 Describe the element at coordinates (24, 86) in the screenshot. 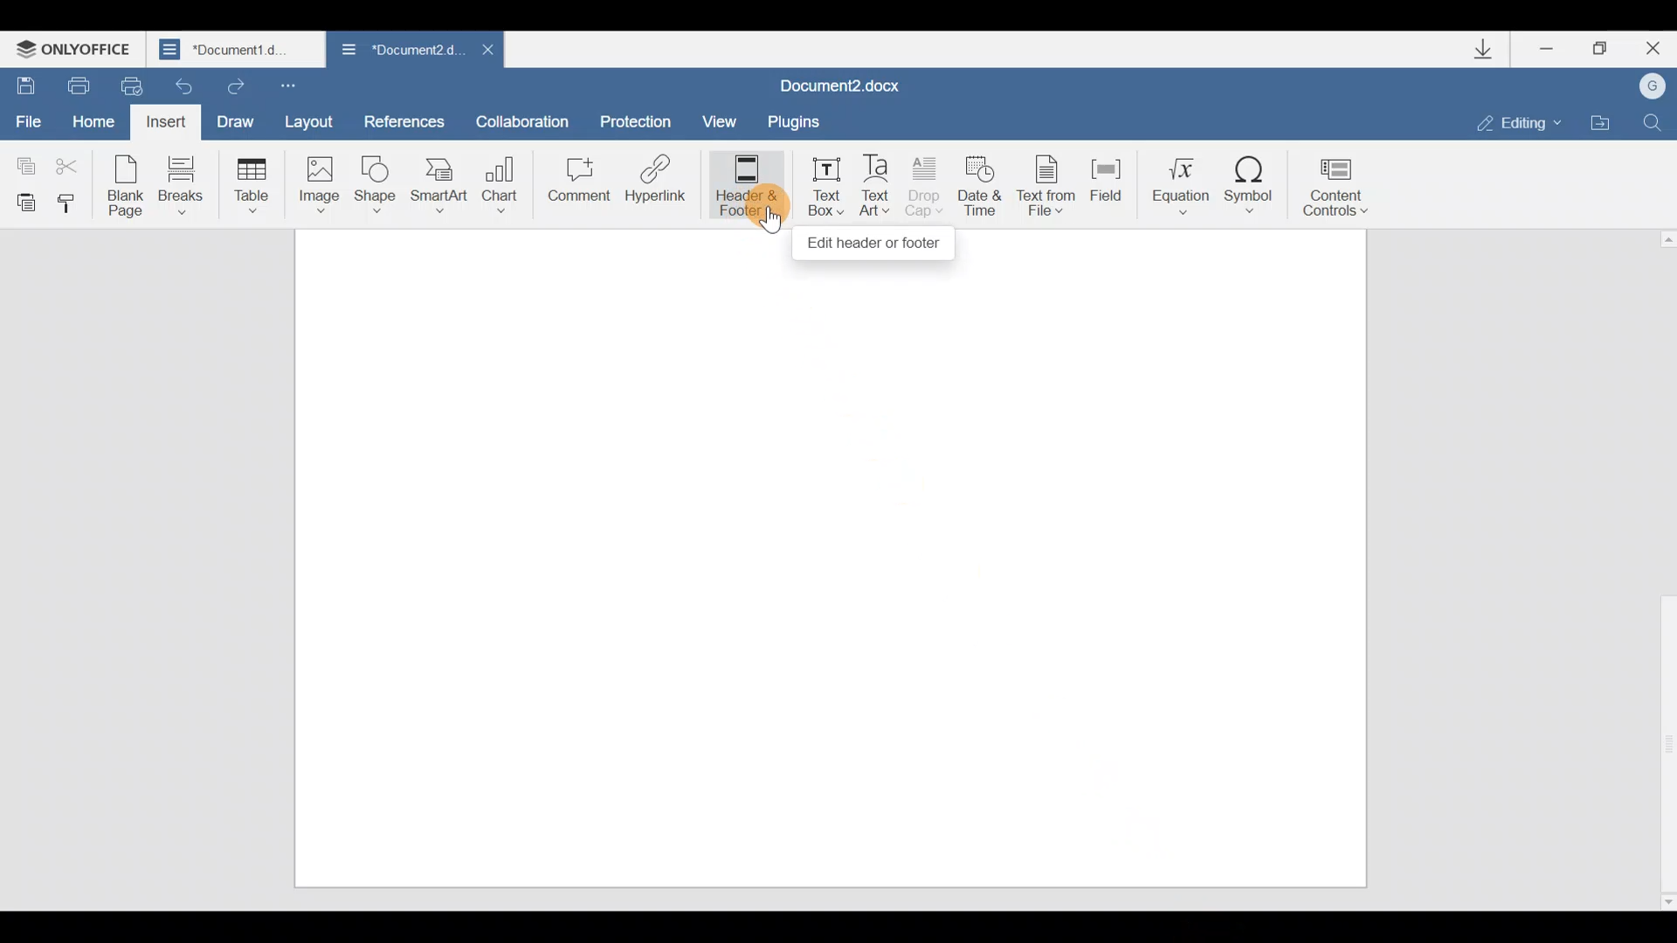

I see `Save` at that location.